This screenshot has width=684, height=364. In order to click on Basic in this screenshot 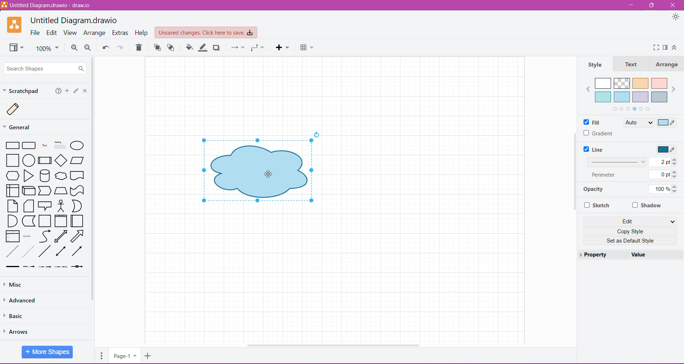, I will do `click(17, 316)`.